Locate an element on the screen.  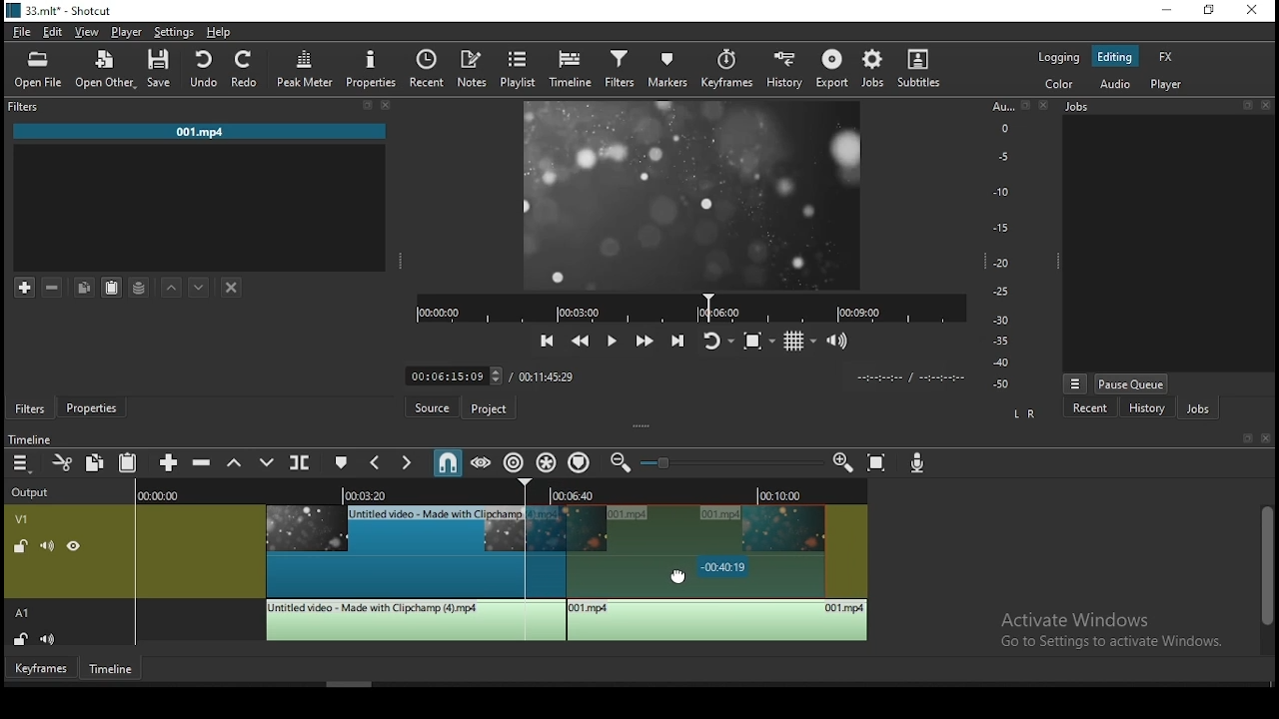
video track is located at coordinates (26, 518).